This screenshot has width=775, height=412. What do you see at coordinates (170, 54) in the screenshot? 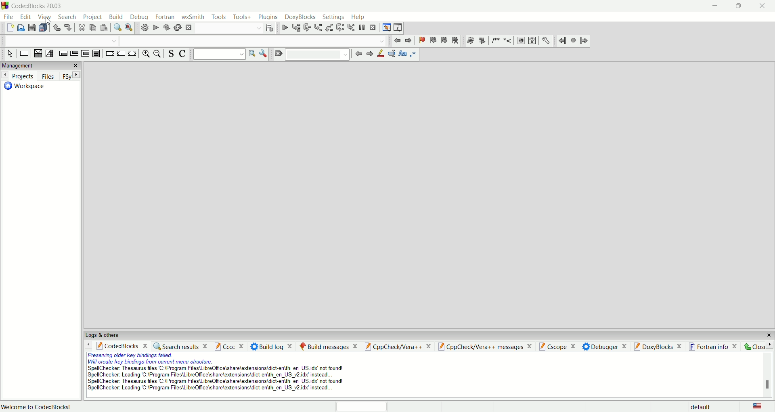
I see `toggle source` at bounding box center [170, 54].